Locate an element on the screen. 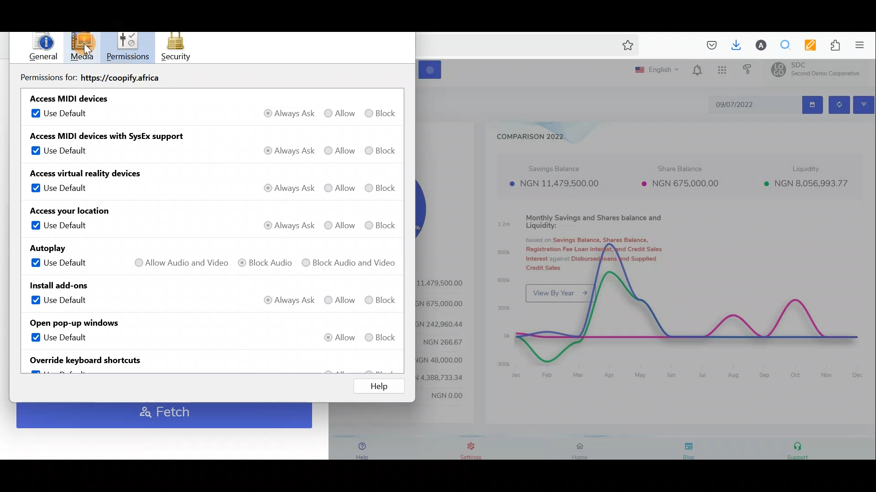 The width and height of the screenshot is (876, 492). Use default is located at coordinates (68, 116).